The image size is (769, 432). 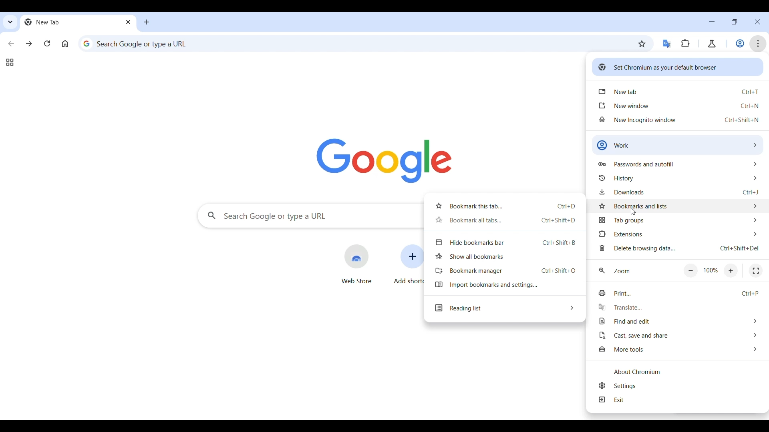 What do you see at coordinates (712, 22) in the screenshot?
I see `Minimize` at bounding box center [712, 22].